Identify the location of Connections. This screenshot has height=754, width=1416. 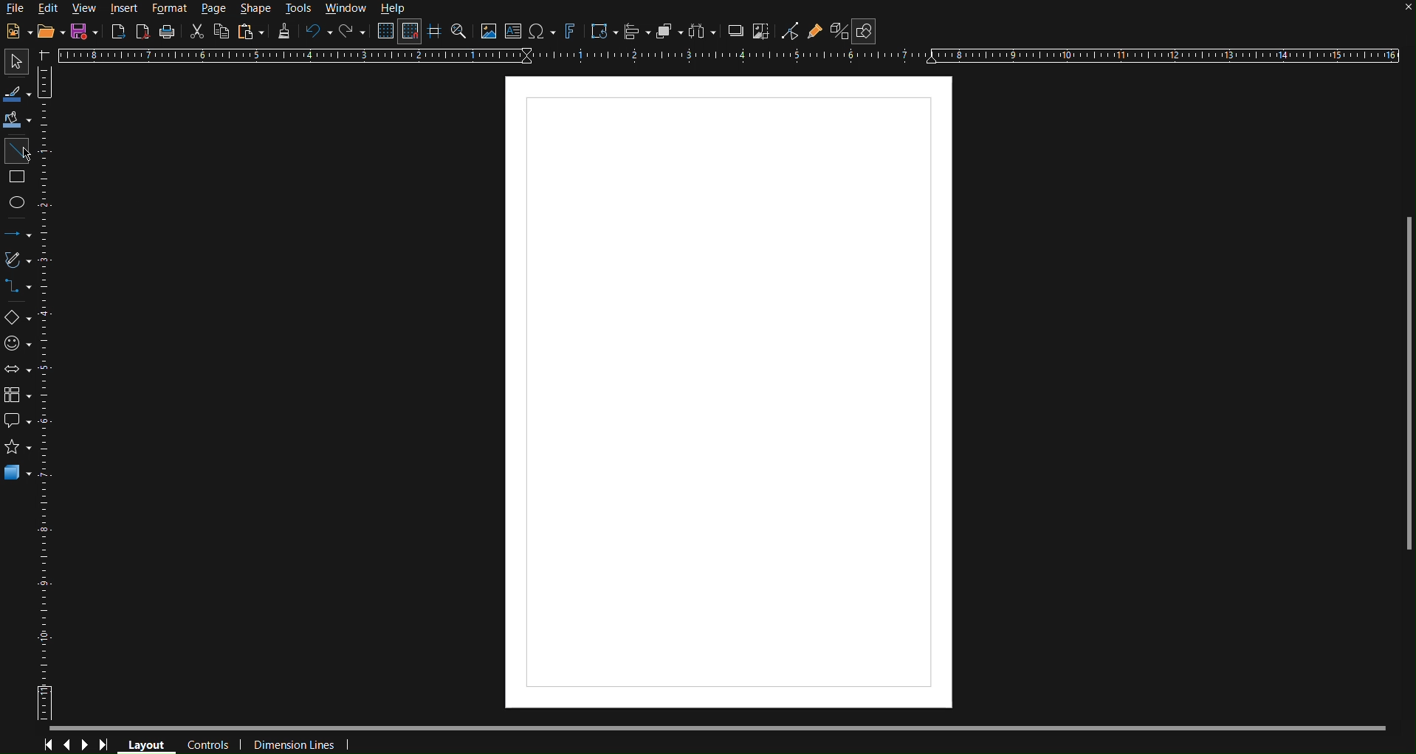
(18, 286).